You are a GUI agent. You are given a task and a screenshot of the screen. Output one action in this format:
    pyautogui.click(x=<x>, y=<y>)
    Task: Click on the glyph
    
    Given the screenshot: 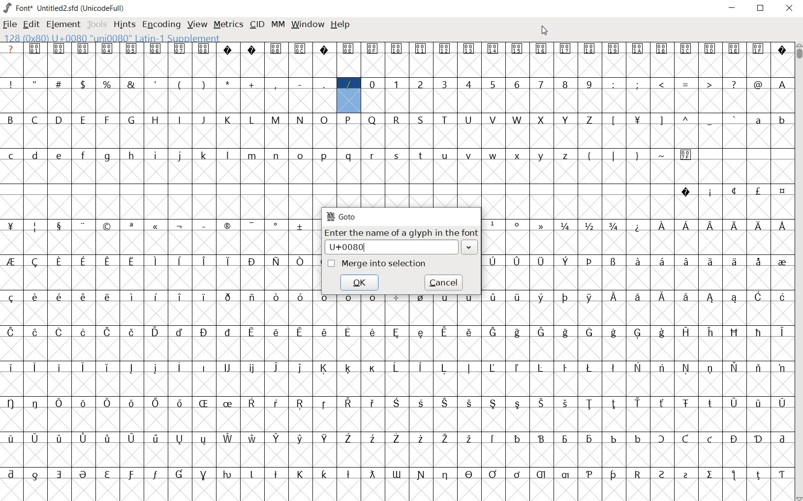 What is the action you would take?
    pyautogui.click(x=155, y=474)
    